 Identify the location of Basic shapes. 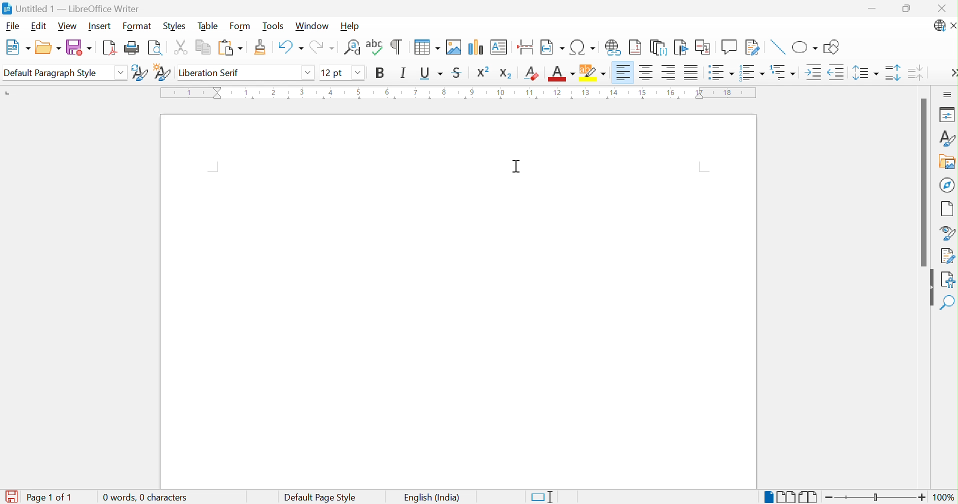
(805, 48).